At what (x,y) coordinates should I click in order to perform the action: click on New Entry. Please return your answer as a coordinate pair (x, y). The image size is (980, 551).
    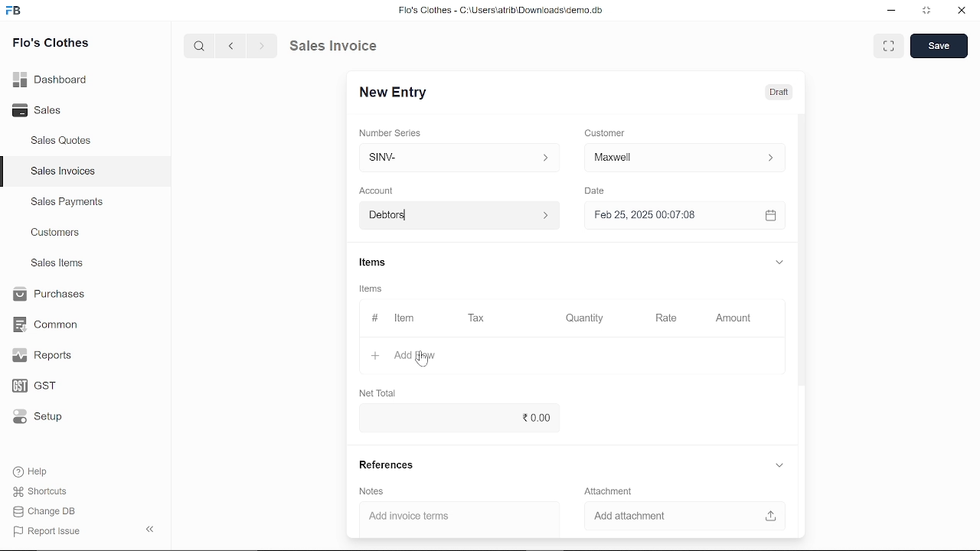
    Looking at the image, I should click on (394, 93).